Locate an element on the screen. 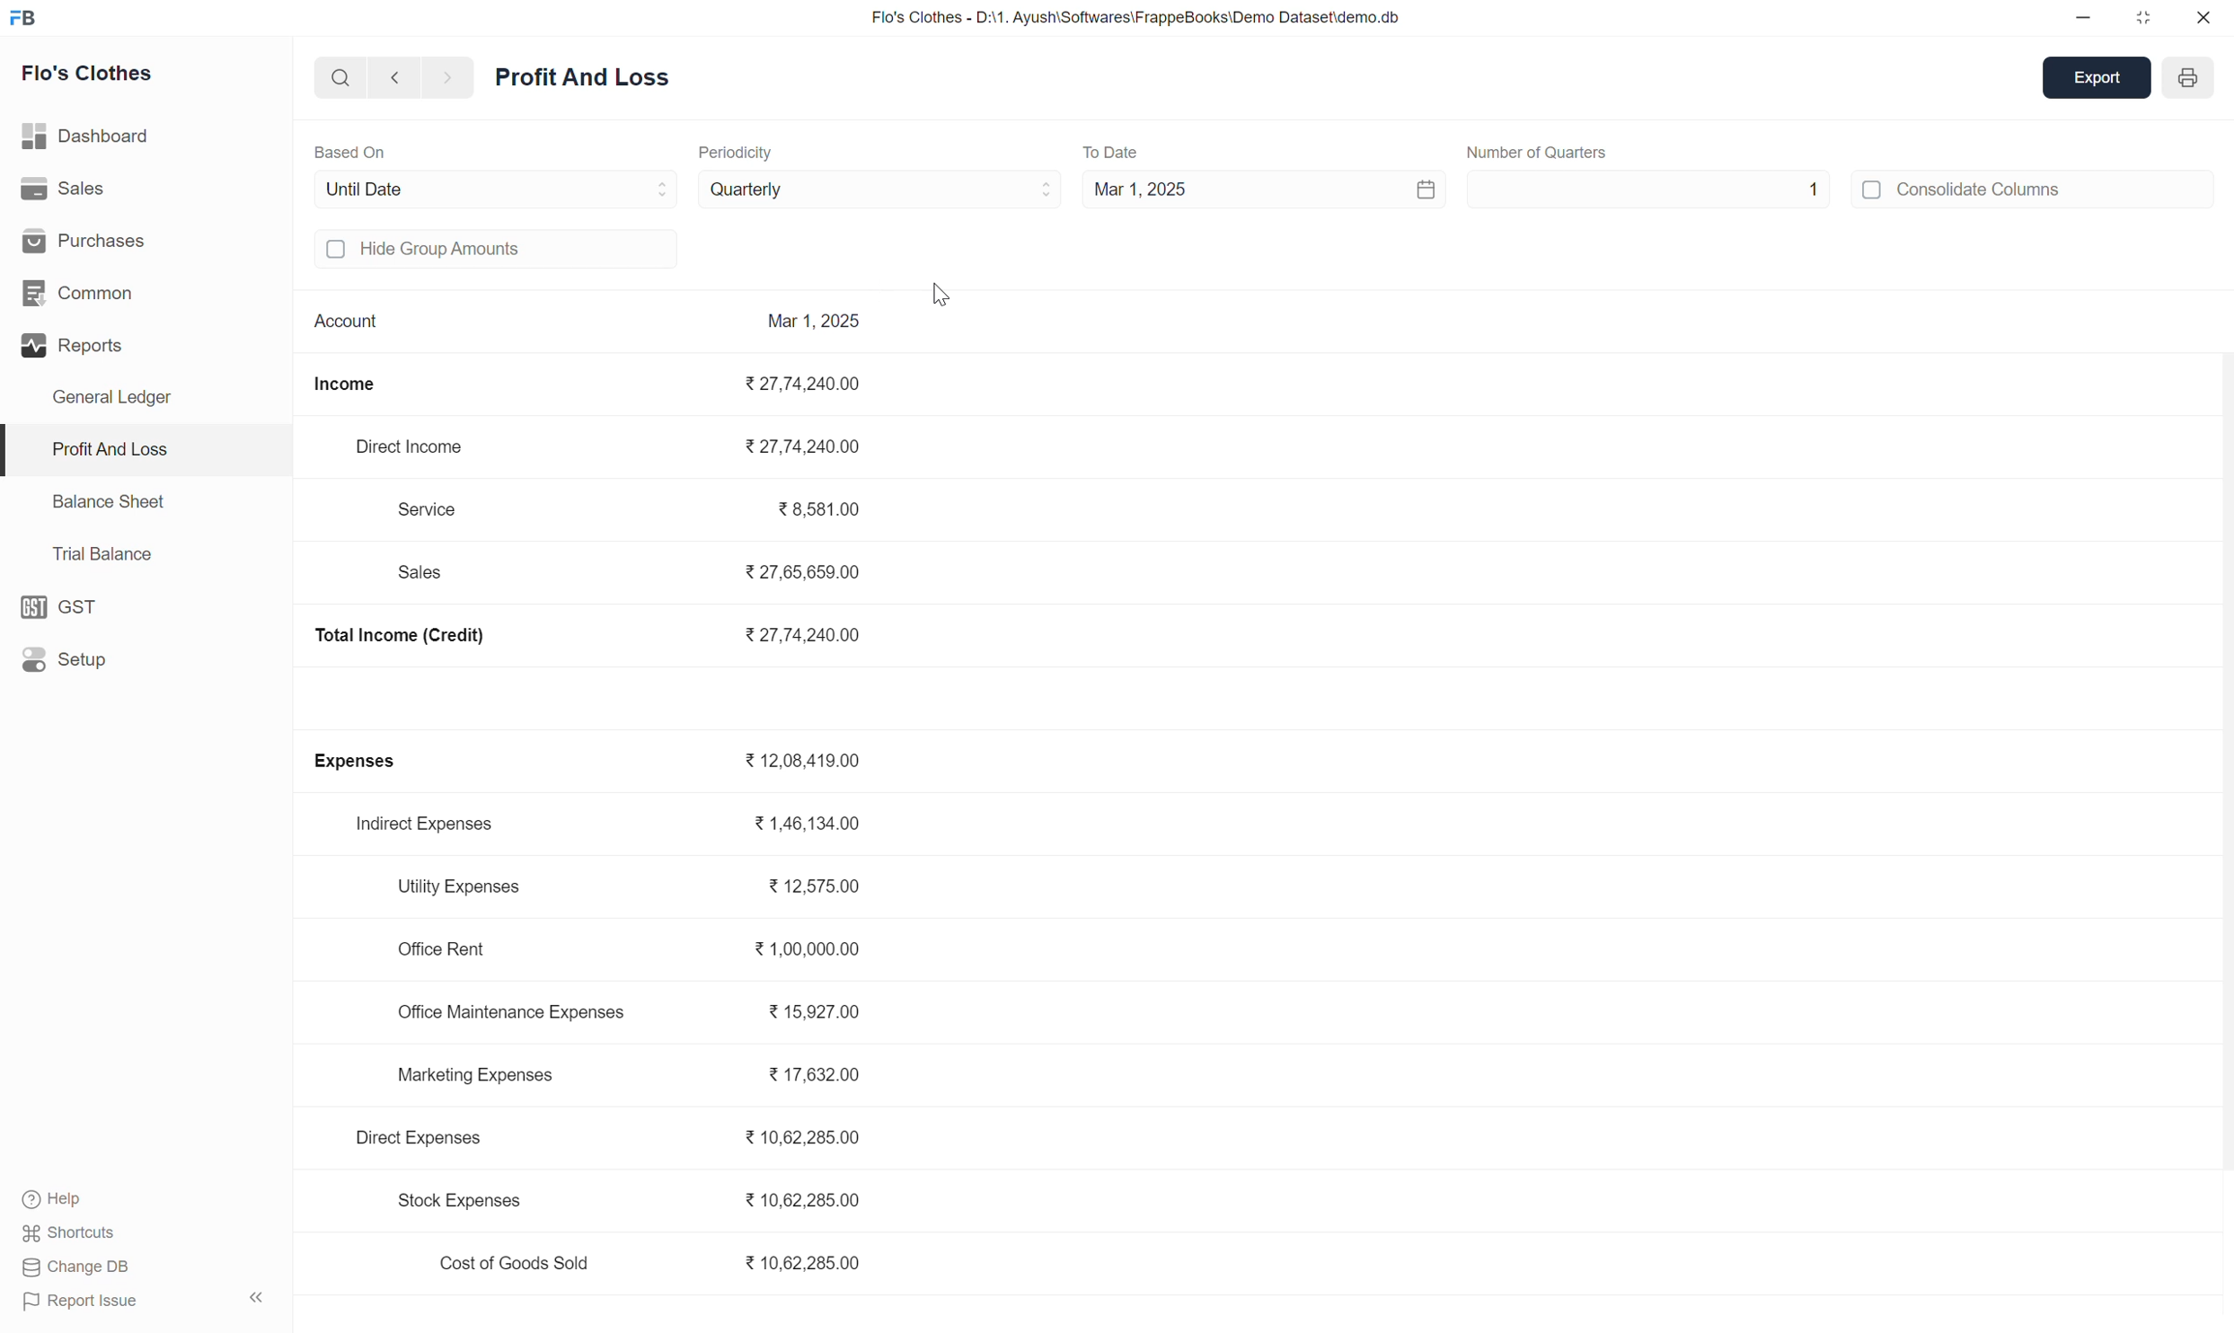 The width and height of the screenshot is (2234, 1333). restore down is located at coordinates (2141, 18).